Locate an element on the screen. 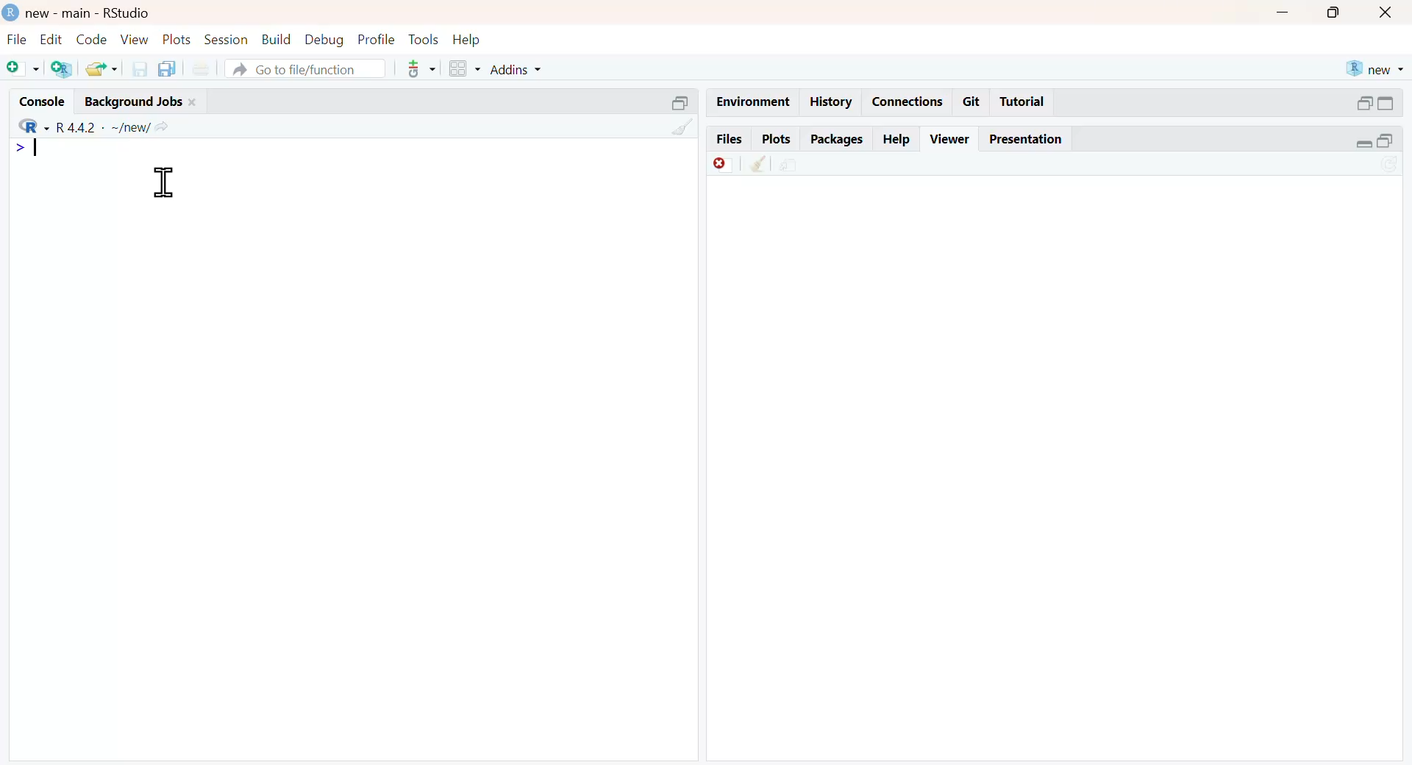 Image resolution: width=1412 pixels, height=765 pixels. clean is located at coordinates (759, 165).